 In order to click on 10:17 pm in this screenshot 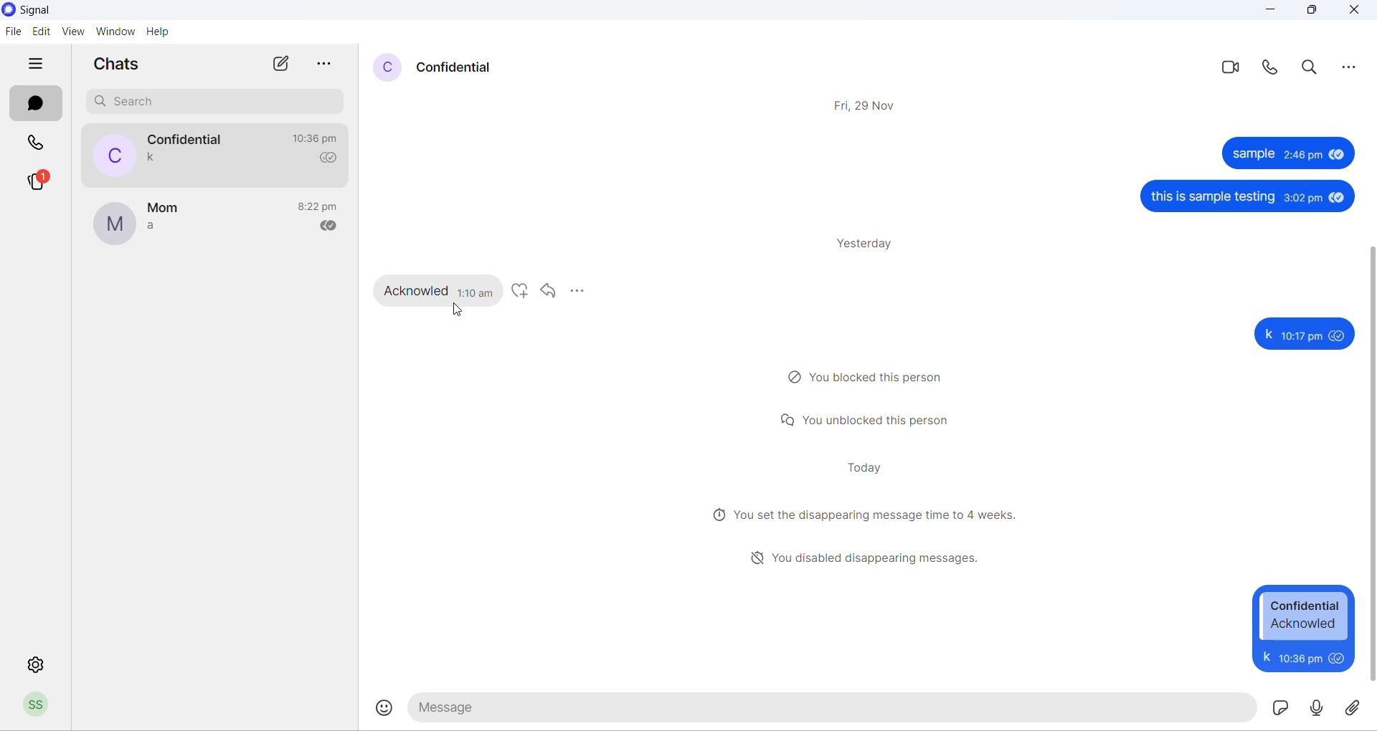, I will do `click(1302, 334)`.